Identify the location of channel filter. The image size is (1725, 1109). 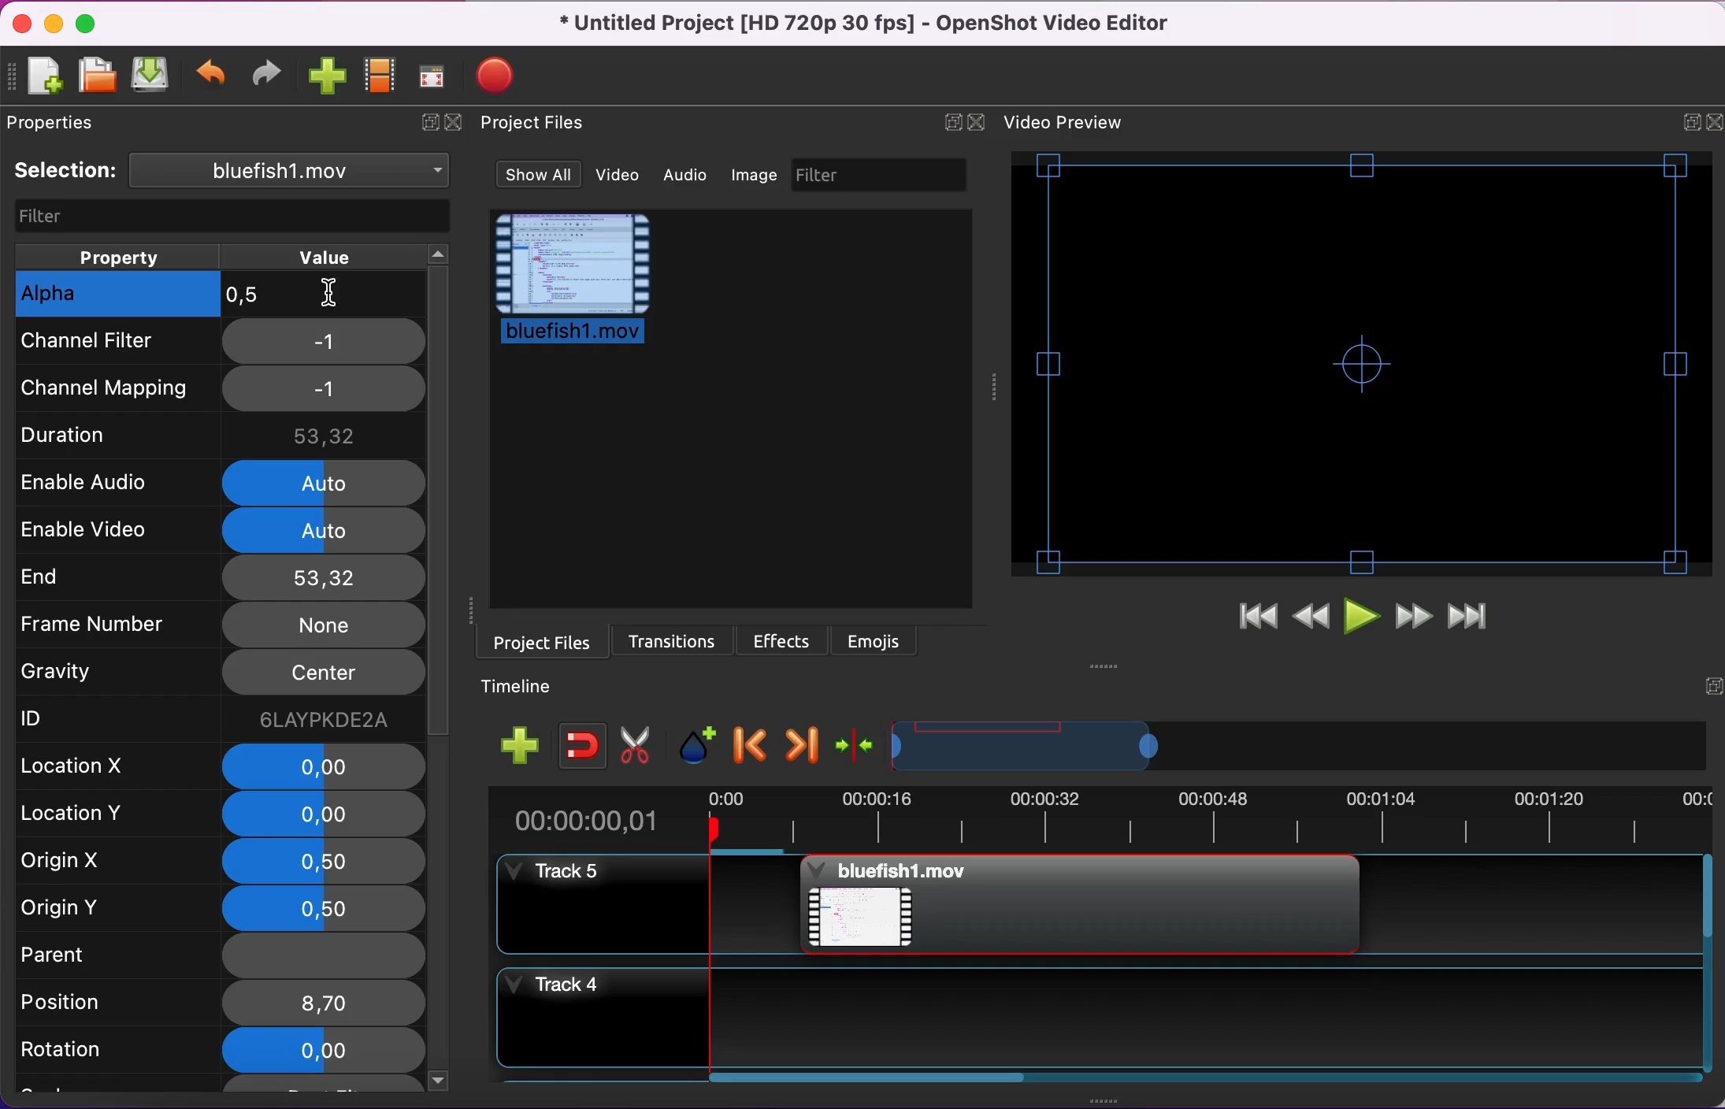
(117, 347).